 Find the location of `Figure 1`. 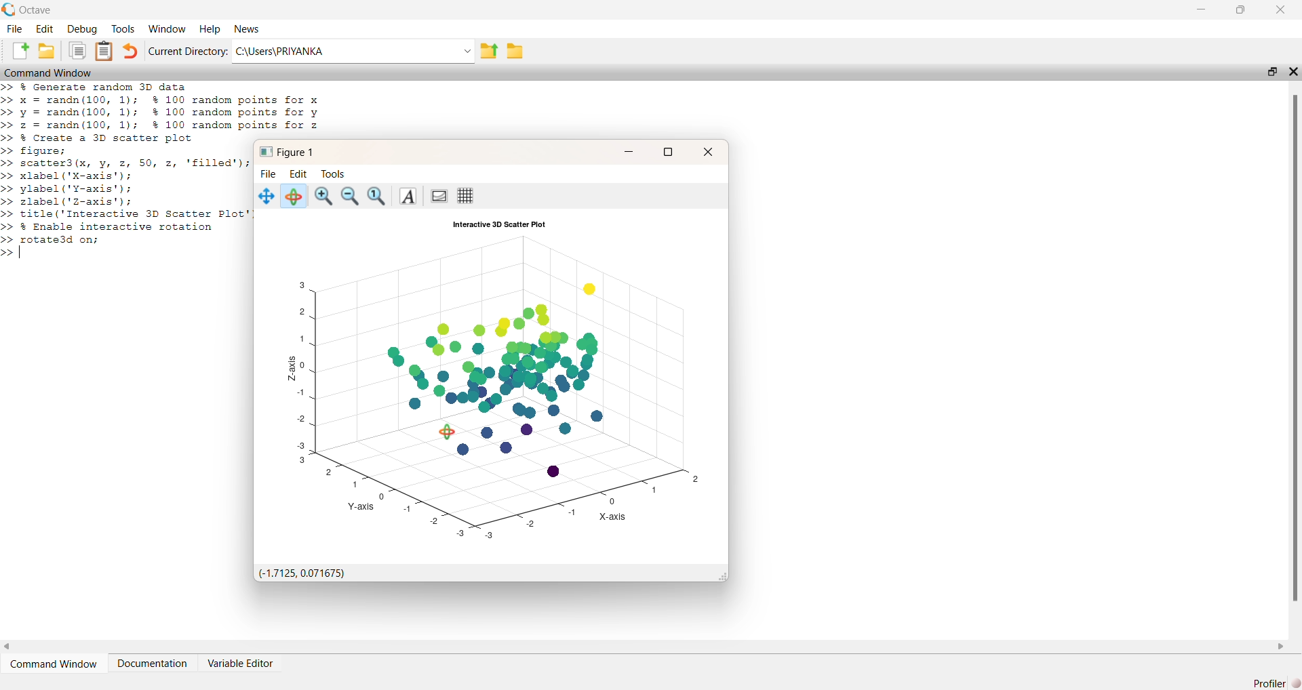

Figure 1 is located at coordinates (287, 153).